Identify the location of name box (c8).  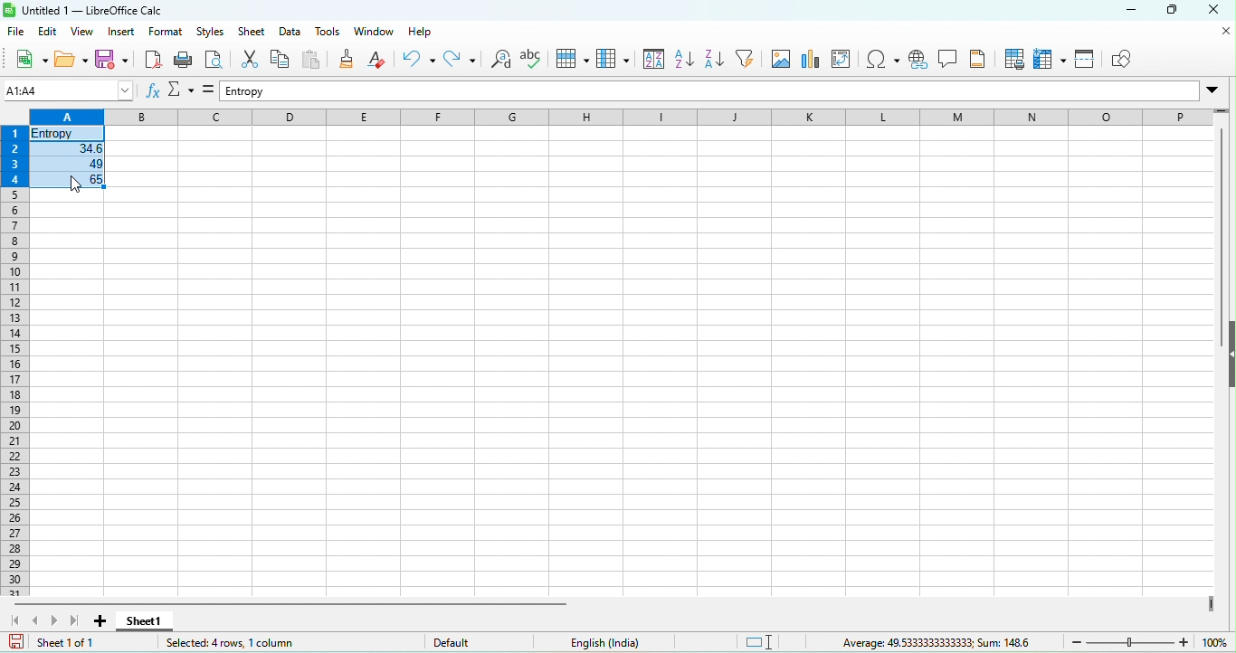
(66, 90).